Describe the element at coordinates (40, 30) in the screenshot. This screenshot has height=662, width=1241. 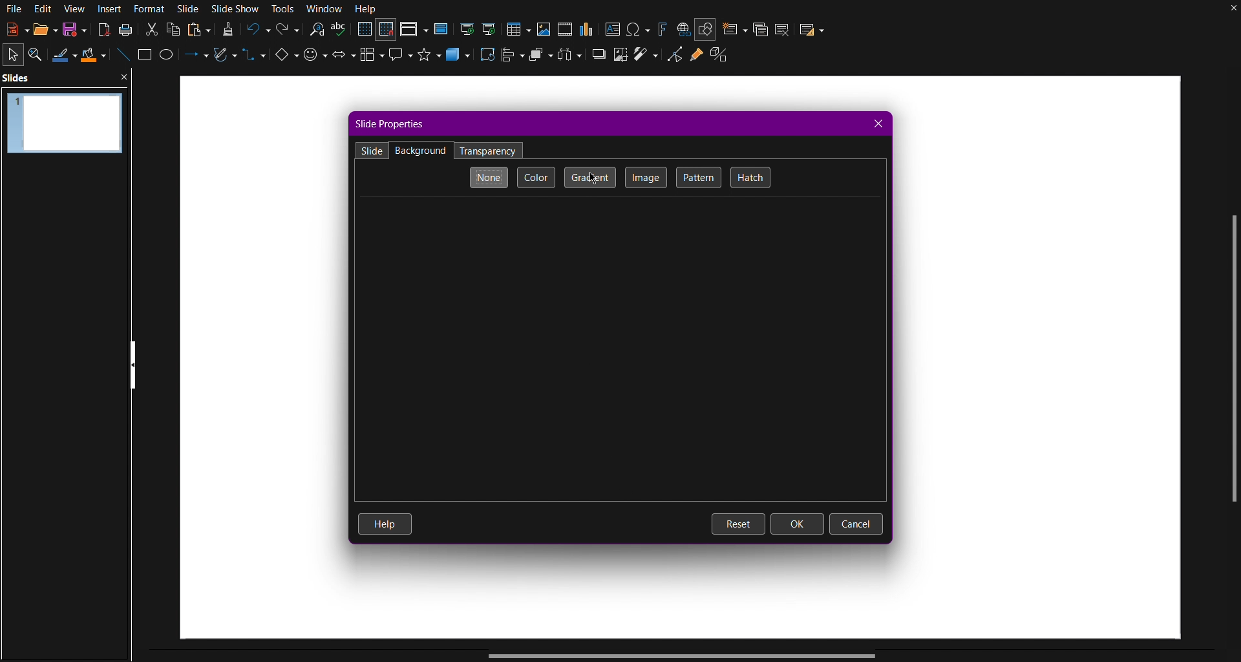
I see `Open` at that location.